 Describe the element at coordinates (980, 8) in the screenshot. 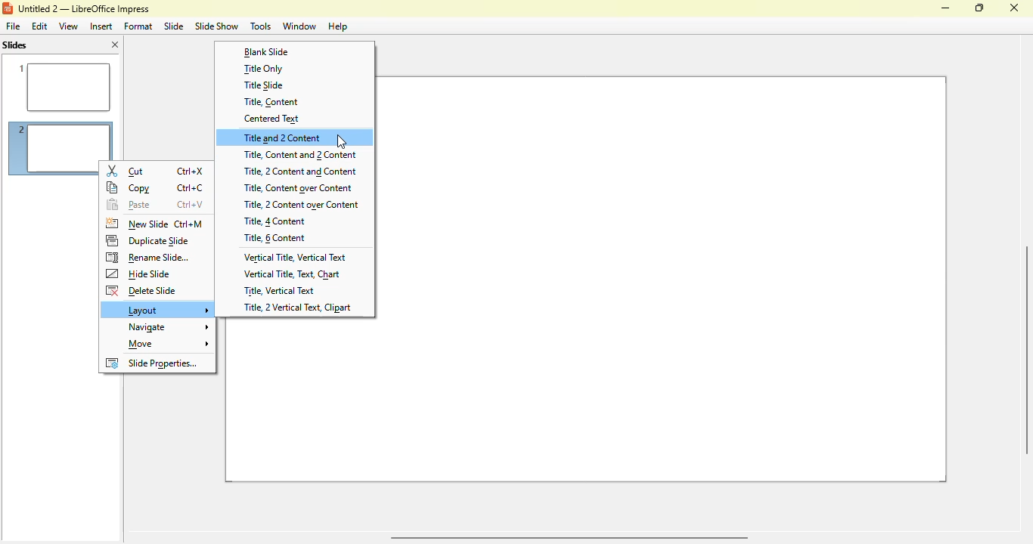

I see `maximize` at that location.